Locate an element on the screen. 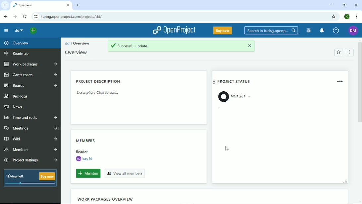 The height and width of the screenshot is (204, 362). Search is located at coordinates (271, 31).